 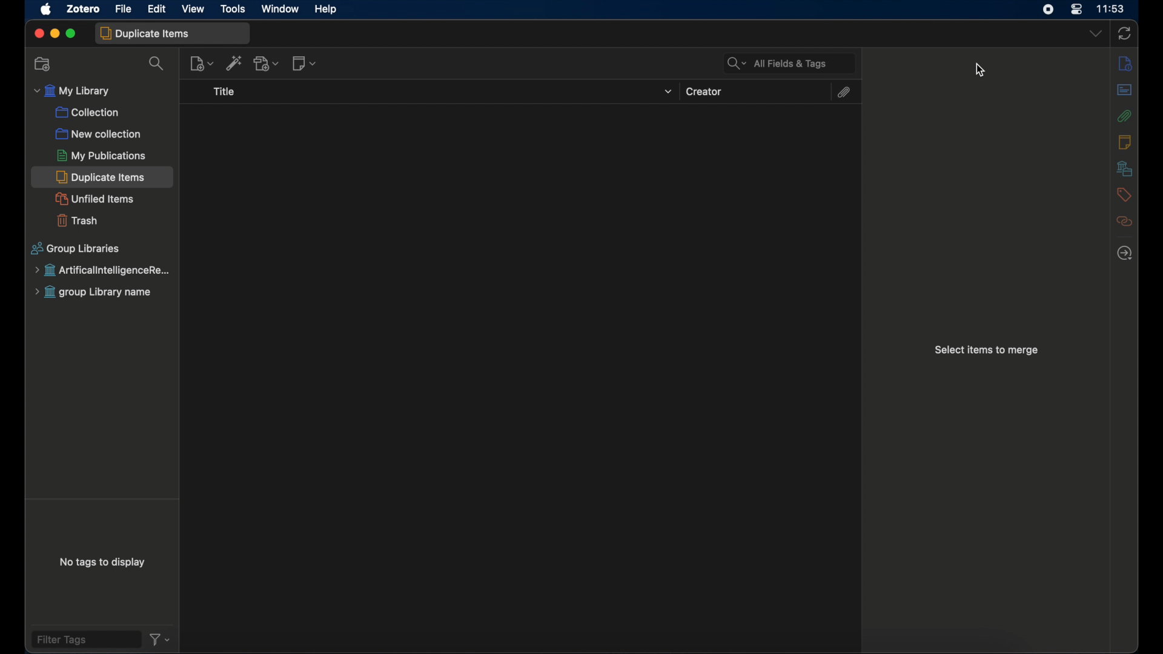 I want to click on All Fields & Tags, so click(x=781, y=63).